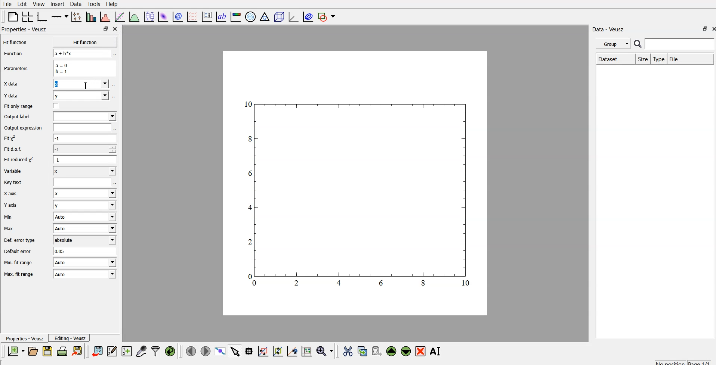 The height and width of the screenshot is (365, 716). What do you see at coordinates (105, 29) in the screenshot?
I see `restore down` at bounding box center [105, 29].